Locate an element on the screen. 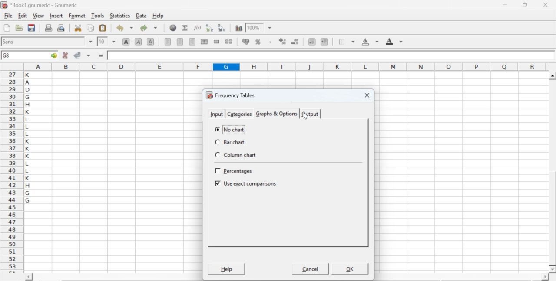 Image resolution: width=556 pixels, height=281 pixels. output is located at coordinates (310, 114).